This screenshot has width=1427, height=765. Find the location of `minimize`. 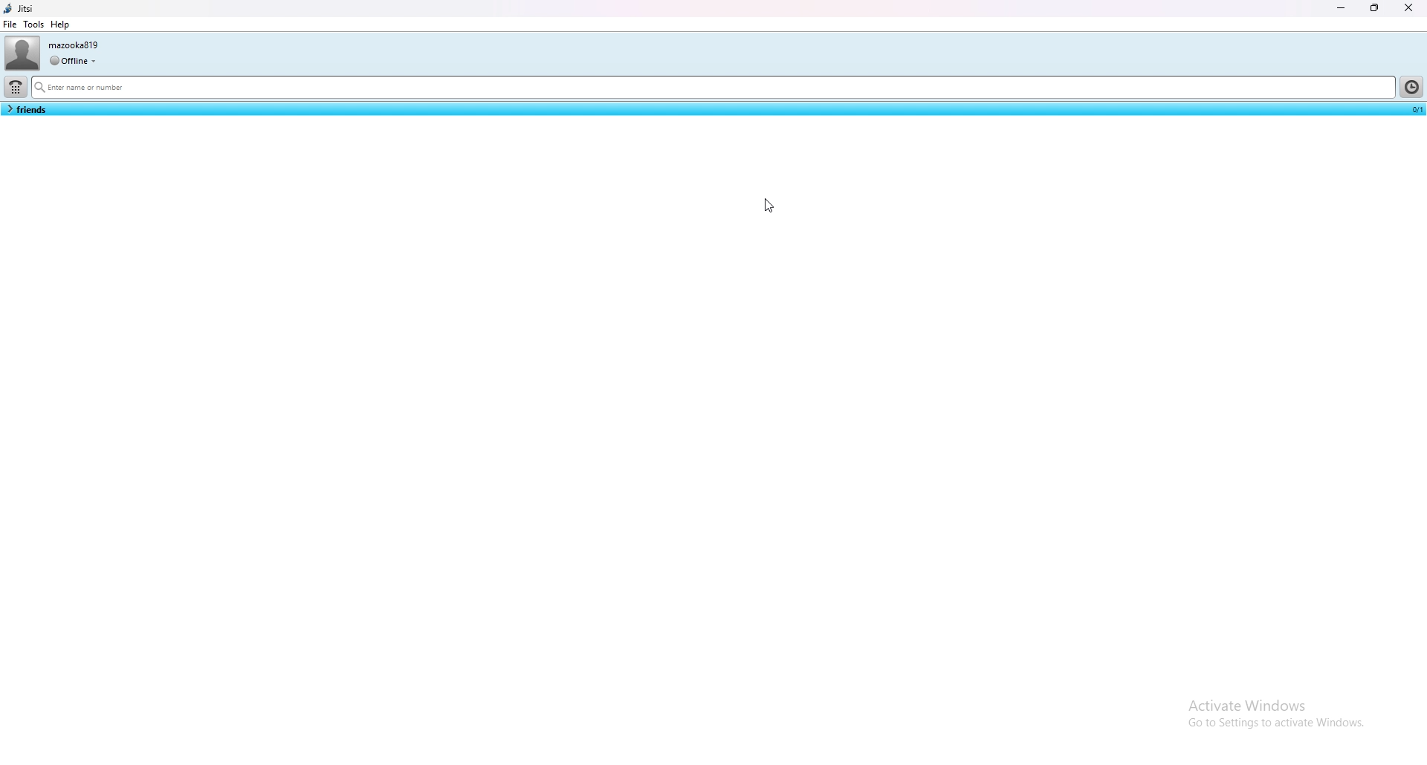

minimize is located at coordinates (1342, 7).